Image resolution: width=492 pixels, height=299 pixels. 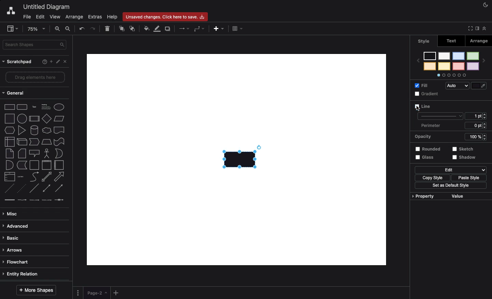 What do you see at coordinates (60, 153) in the screenshot?
I see `or` at bounding box center [60, 153].